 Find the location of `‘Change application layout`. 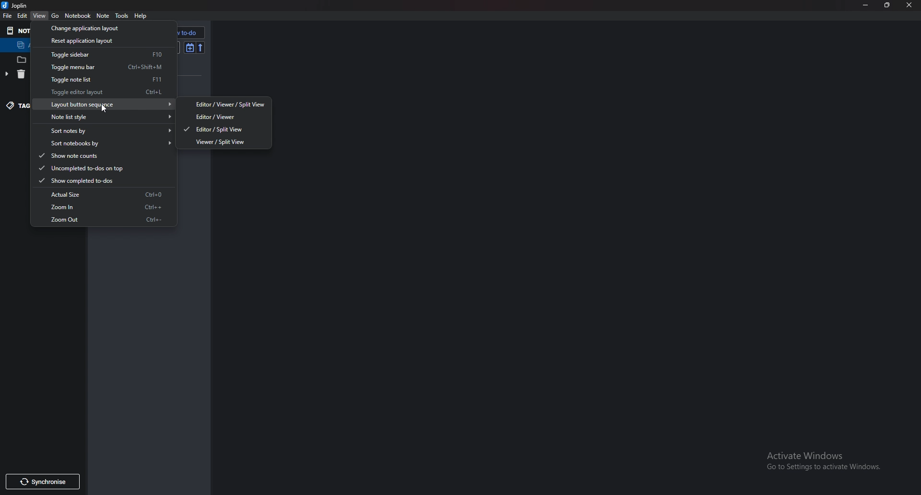

‘Change application layout is located at coordinates (84, 28).